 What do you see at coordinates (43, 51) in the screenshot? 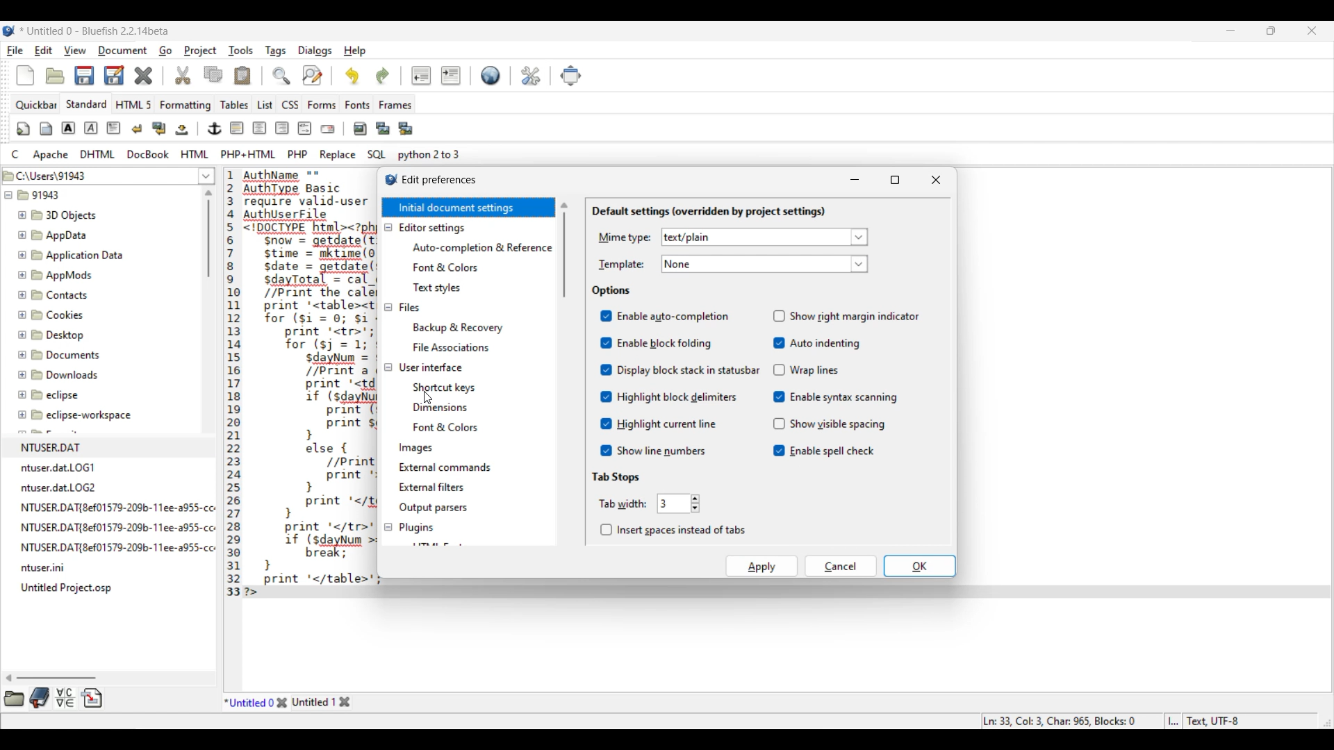
I see `Edit menu` at bounding box center [43, 51].